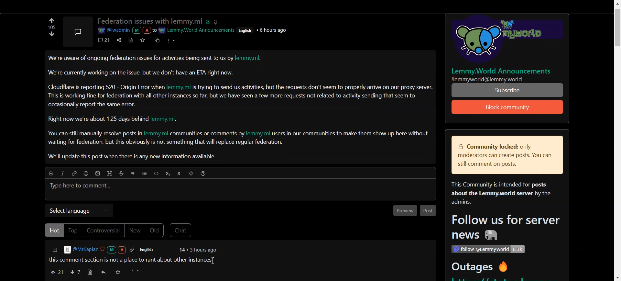 The image size is (621, 281). What do you see at coordinates (403, 211) in the screenshot?
I see `Preview` at bounding box center [403, 211].